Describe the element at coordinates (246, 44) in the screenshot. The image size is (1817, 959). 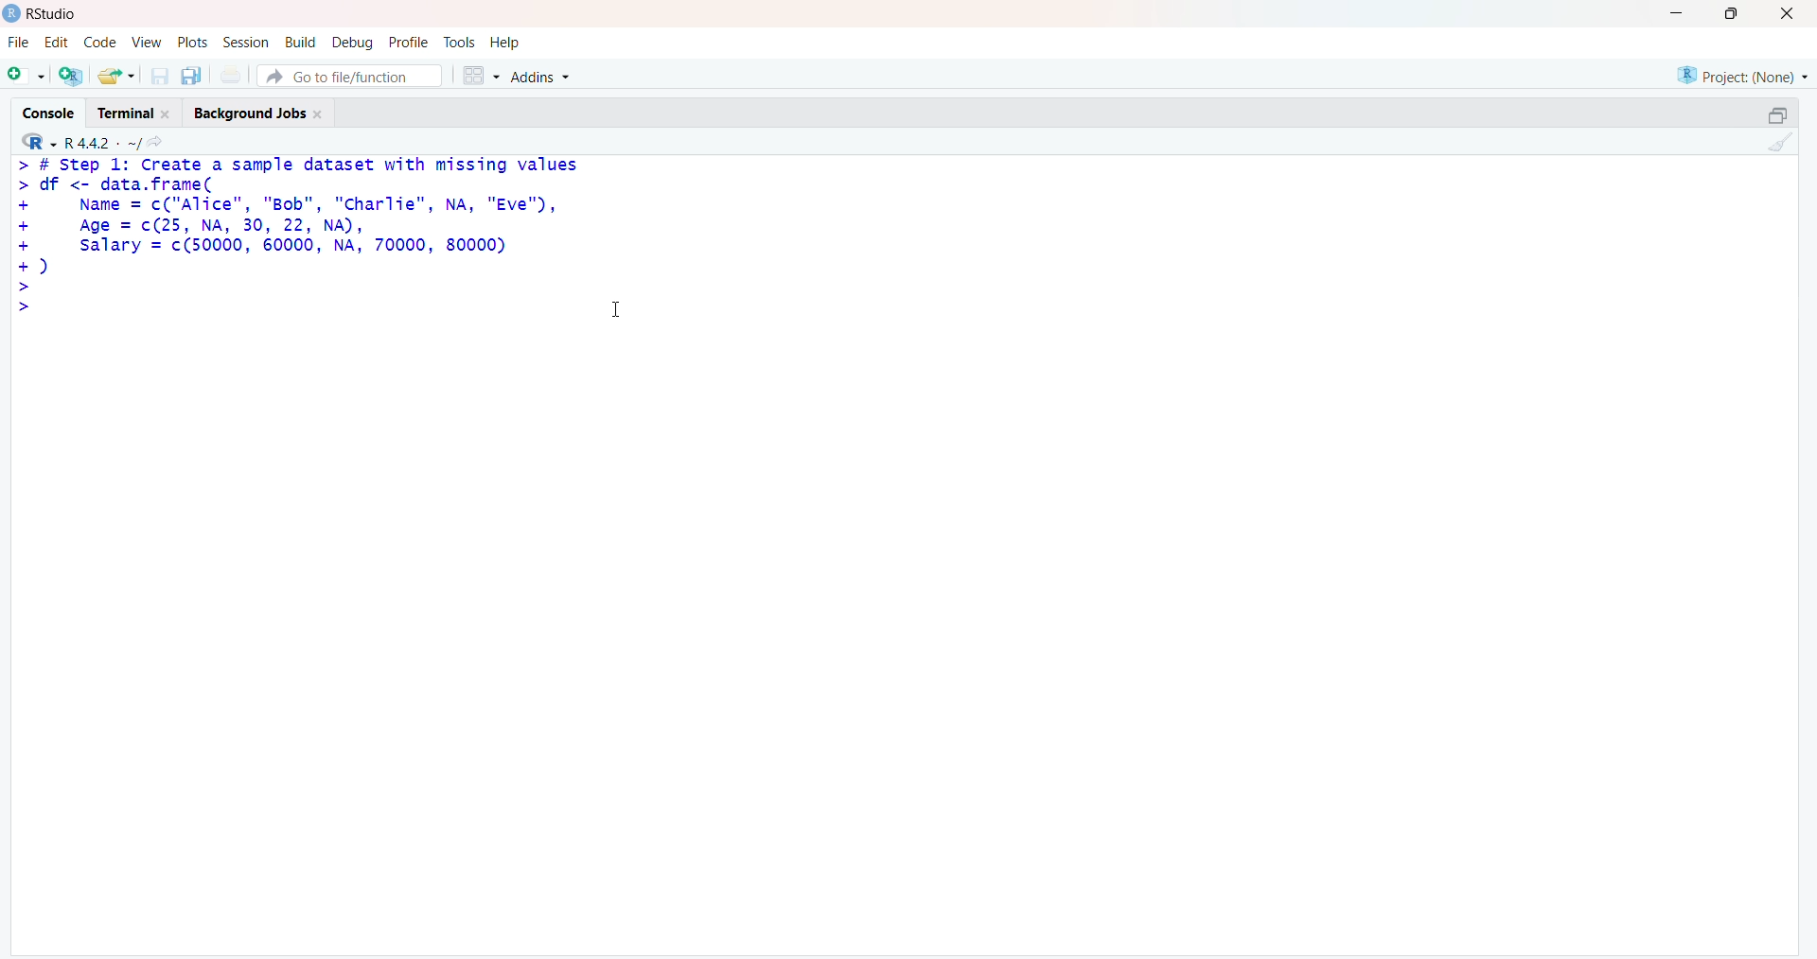
I see `Session` at that location.